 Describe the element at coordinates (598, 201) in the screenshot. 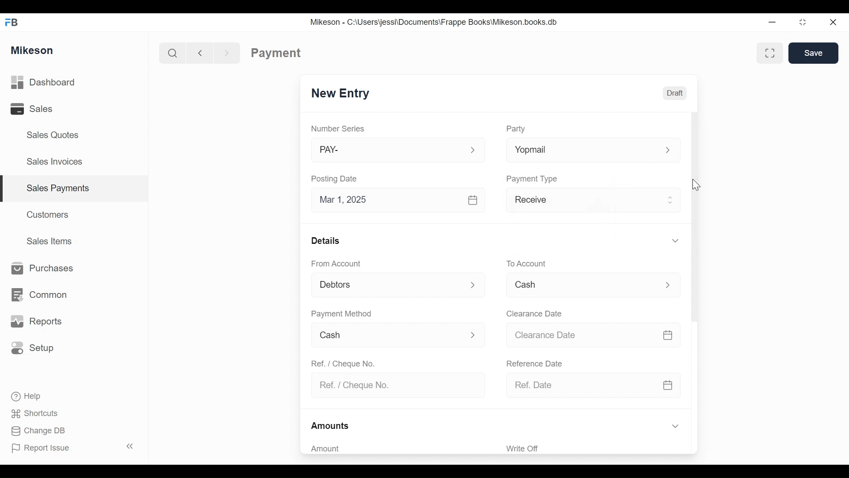

I see `Receive` at that location.